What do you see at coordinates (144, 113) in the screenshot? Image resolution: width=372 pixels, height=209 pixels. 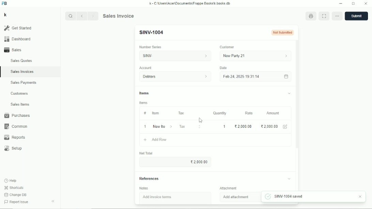 I see `#` at bounding box center [144, 113].